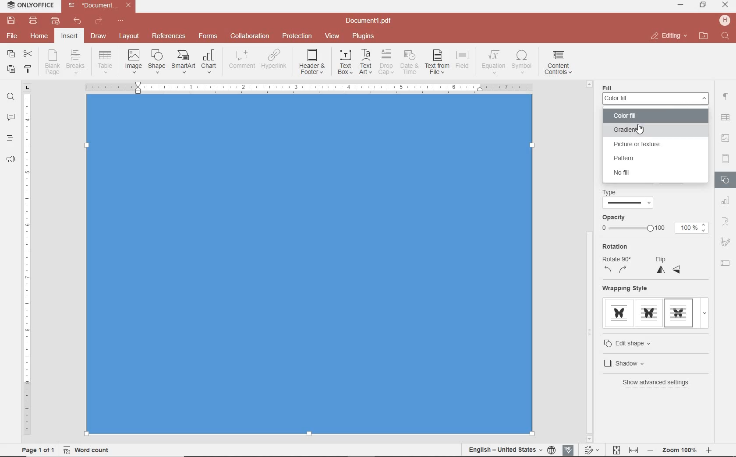 Image resolution: width=736 pixels, height=457 pixels. What do you see at coordinates (98, 22) in the screenshot?
I see `redo` at bounding box center [98, 22].